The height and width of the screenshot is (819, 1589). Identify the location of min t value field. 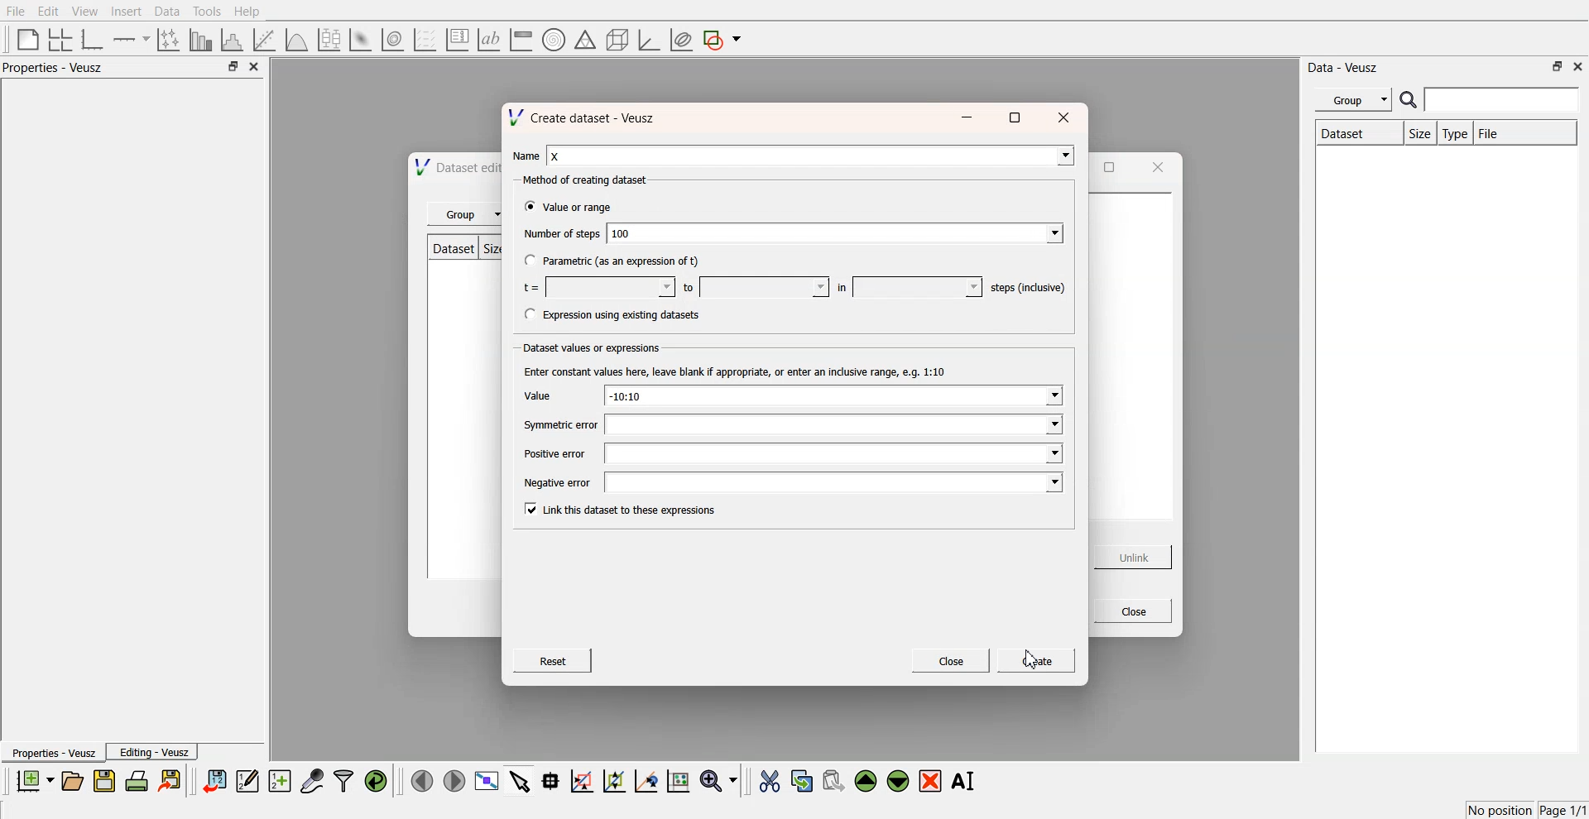
(610, 287).